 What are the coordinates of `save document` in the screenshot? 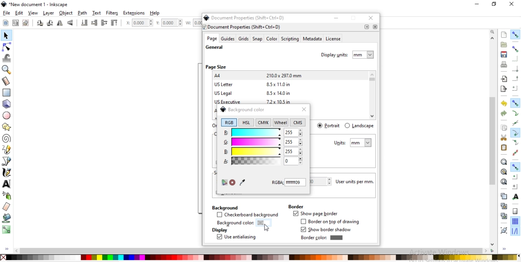 It's located at (504, 55).